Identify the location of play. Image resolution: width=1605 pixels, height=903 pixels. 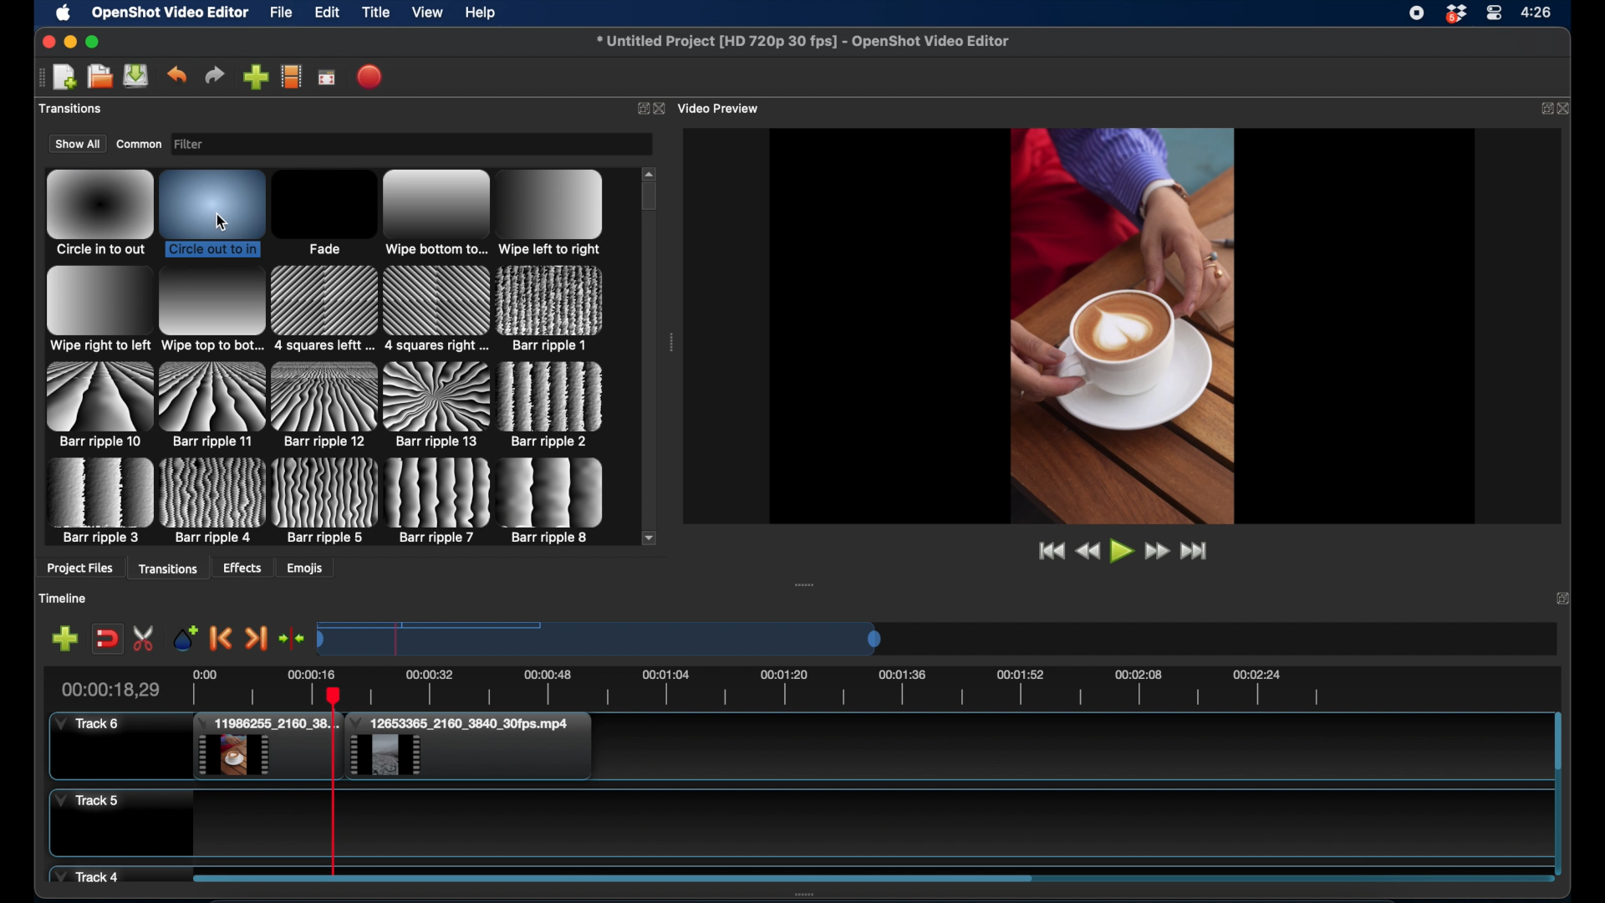
(1121, 553).